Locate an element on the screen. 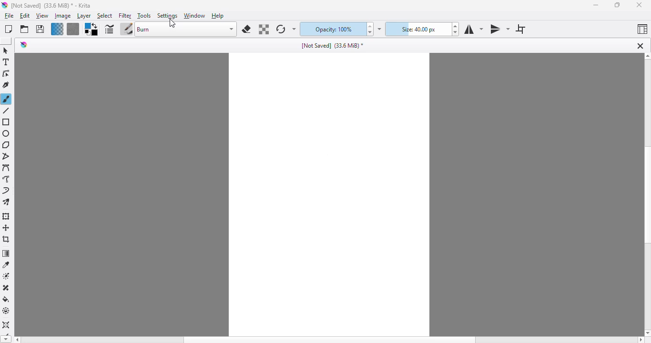 Image resolution: width=651 pixels, height=343 pixels. save is located at coordinates (40, 29).